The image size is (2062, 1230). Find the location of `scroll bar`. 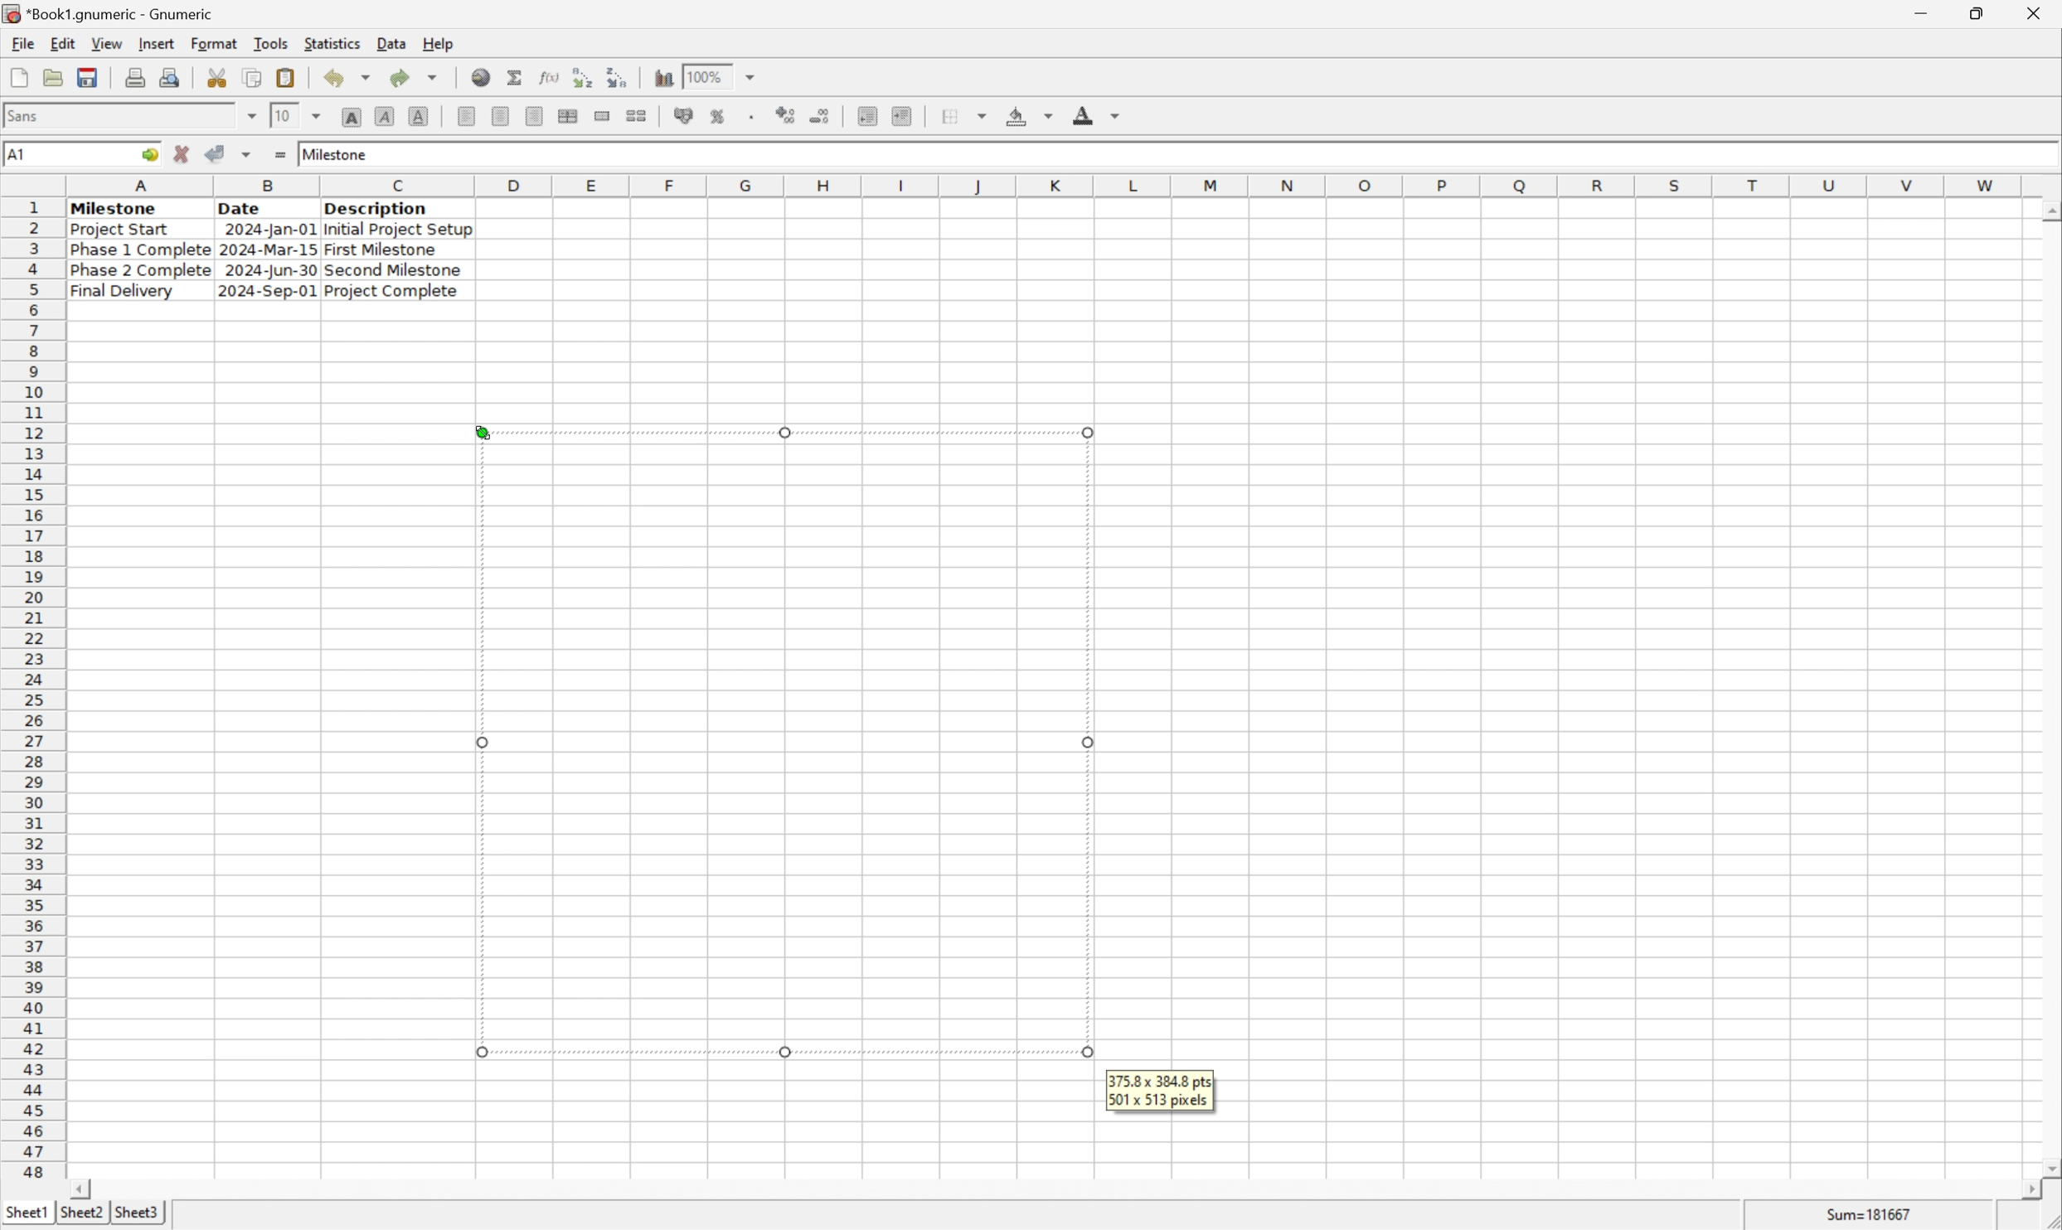

scroll bar is located at coordinates (2049, 688).